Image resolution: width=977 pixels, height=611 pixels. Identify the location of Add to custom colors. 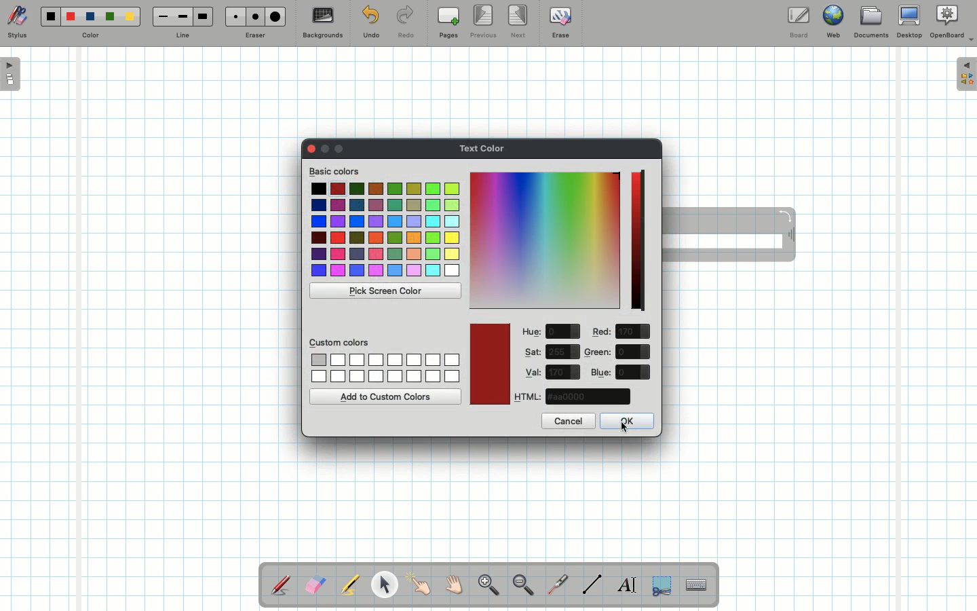
(386, 396).